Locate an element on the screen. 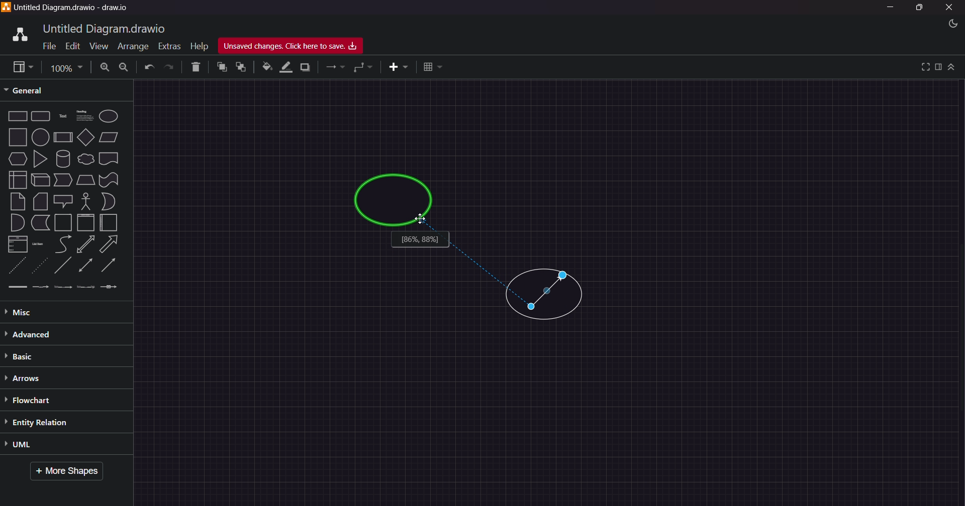  view is located at coordinates (20, 67).